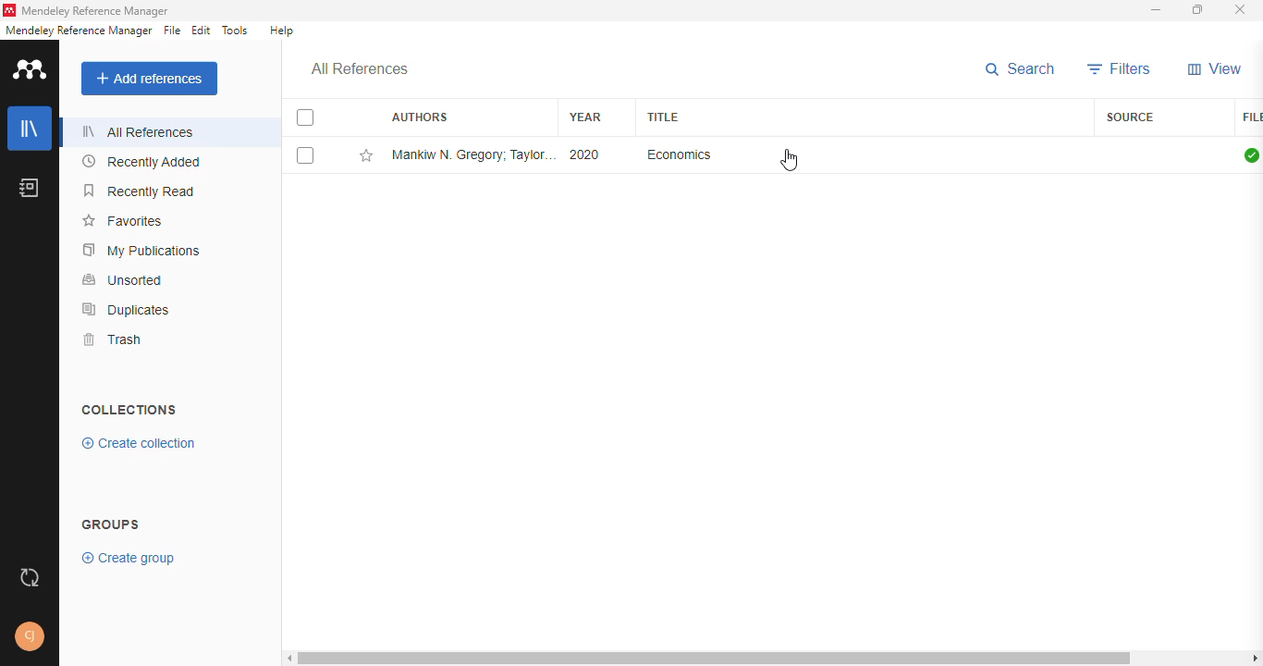 This screenshot has width=1263, height=666. I want to click on source, so click(1130, 117).